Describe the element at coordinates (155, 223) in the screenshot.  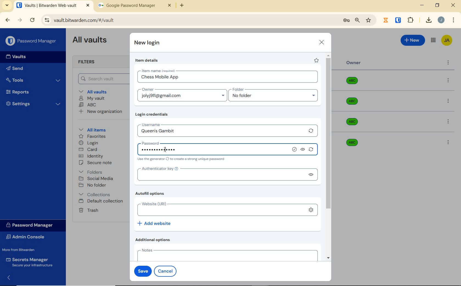
I see `Add website` at that location.